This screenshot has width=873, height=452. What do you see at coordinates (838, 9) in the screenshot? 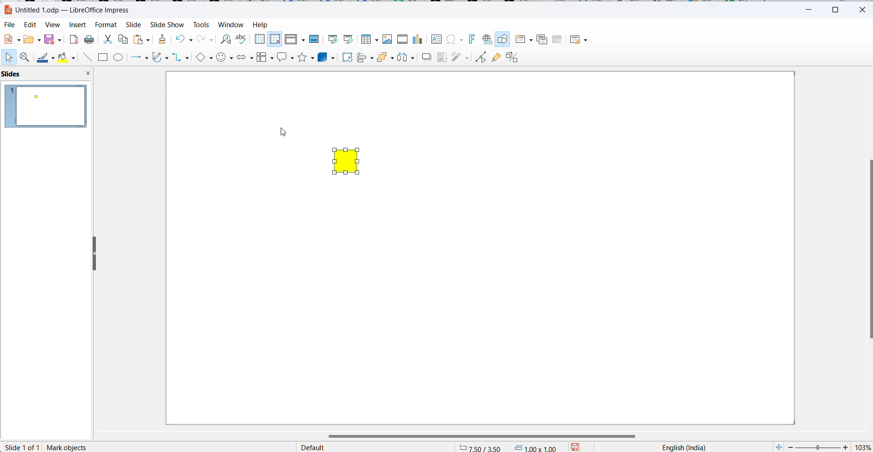
I see `maximize` at bounding box center [838, 9].